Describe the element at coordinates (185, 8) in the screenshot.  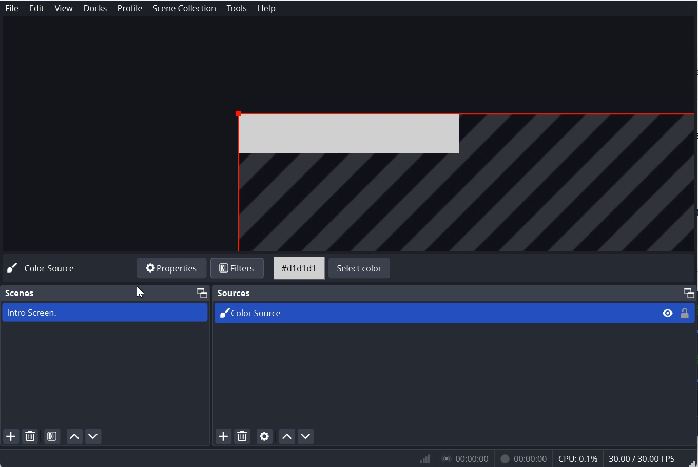
I see `Scene Collection` at that location.